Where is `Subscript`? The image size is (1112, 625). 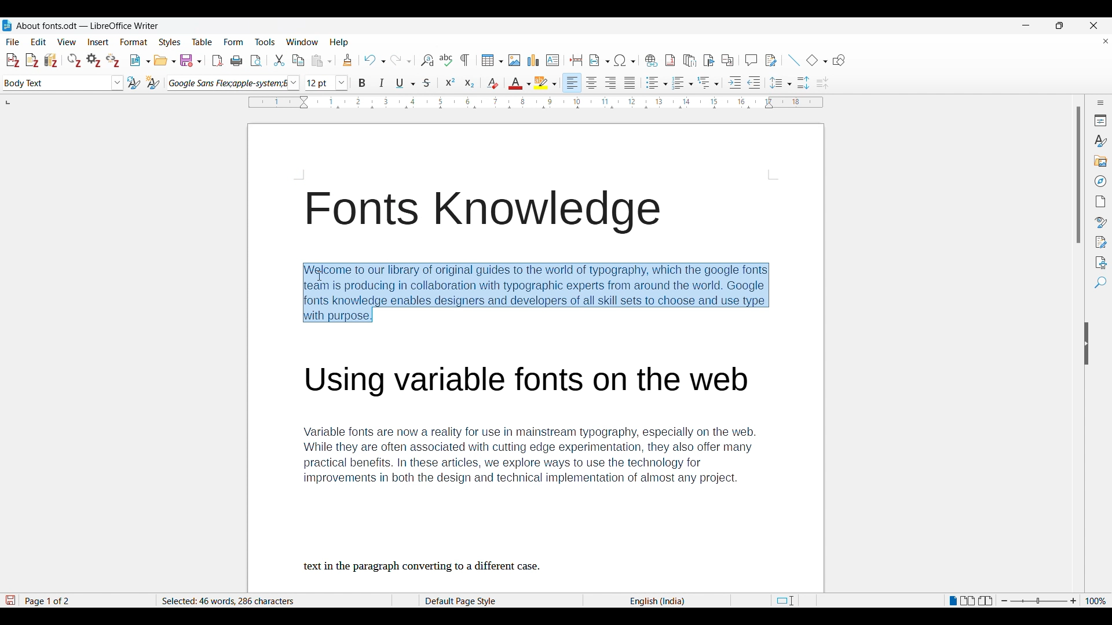
Subscript is located at coordinates (470, 83).